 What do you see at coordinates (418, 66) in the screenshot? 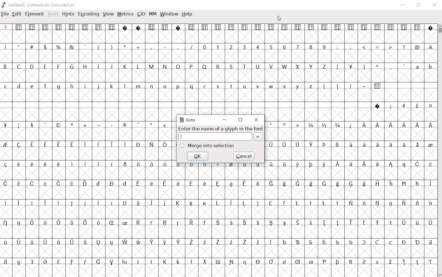
I see `a` at bounding box center [418, 66].